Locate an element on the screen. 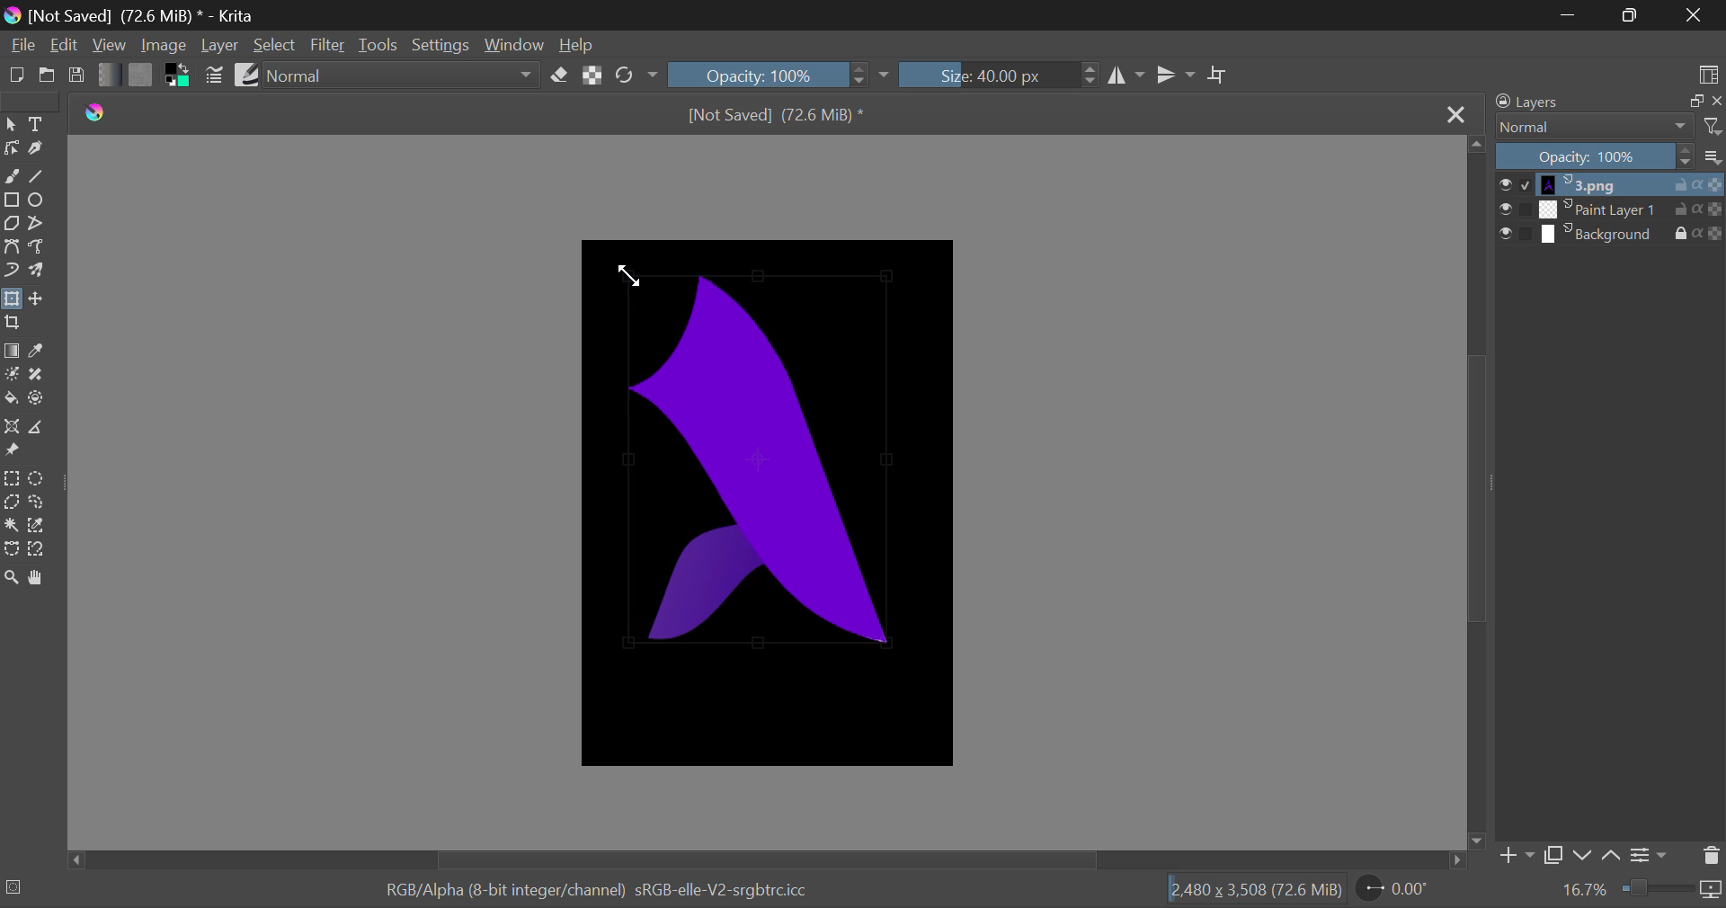  Blending Modes is located at coordinates (1593, 129).